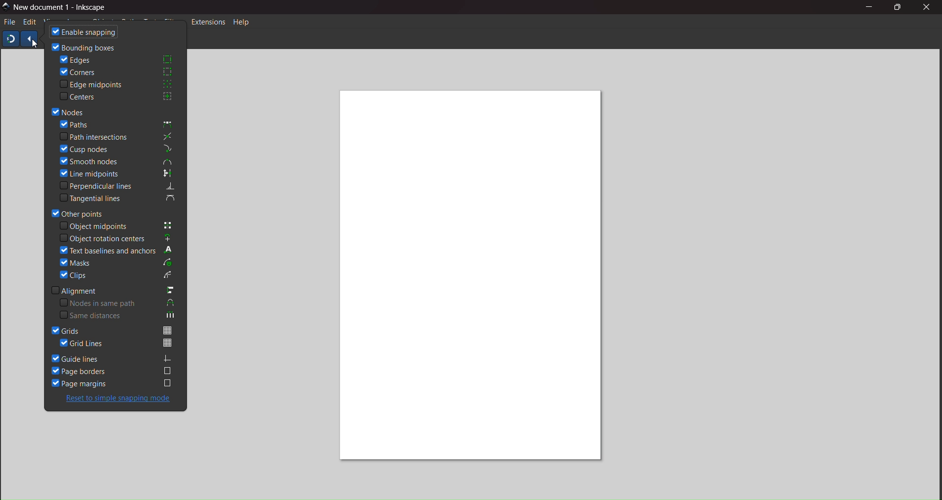 This screenshot has width=942, height=500. Describe the element at coordinates (898, 6) in the screenshot. I see `Maximize` at that location.